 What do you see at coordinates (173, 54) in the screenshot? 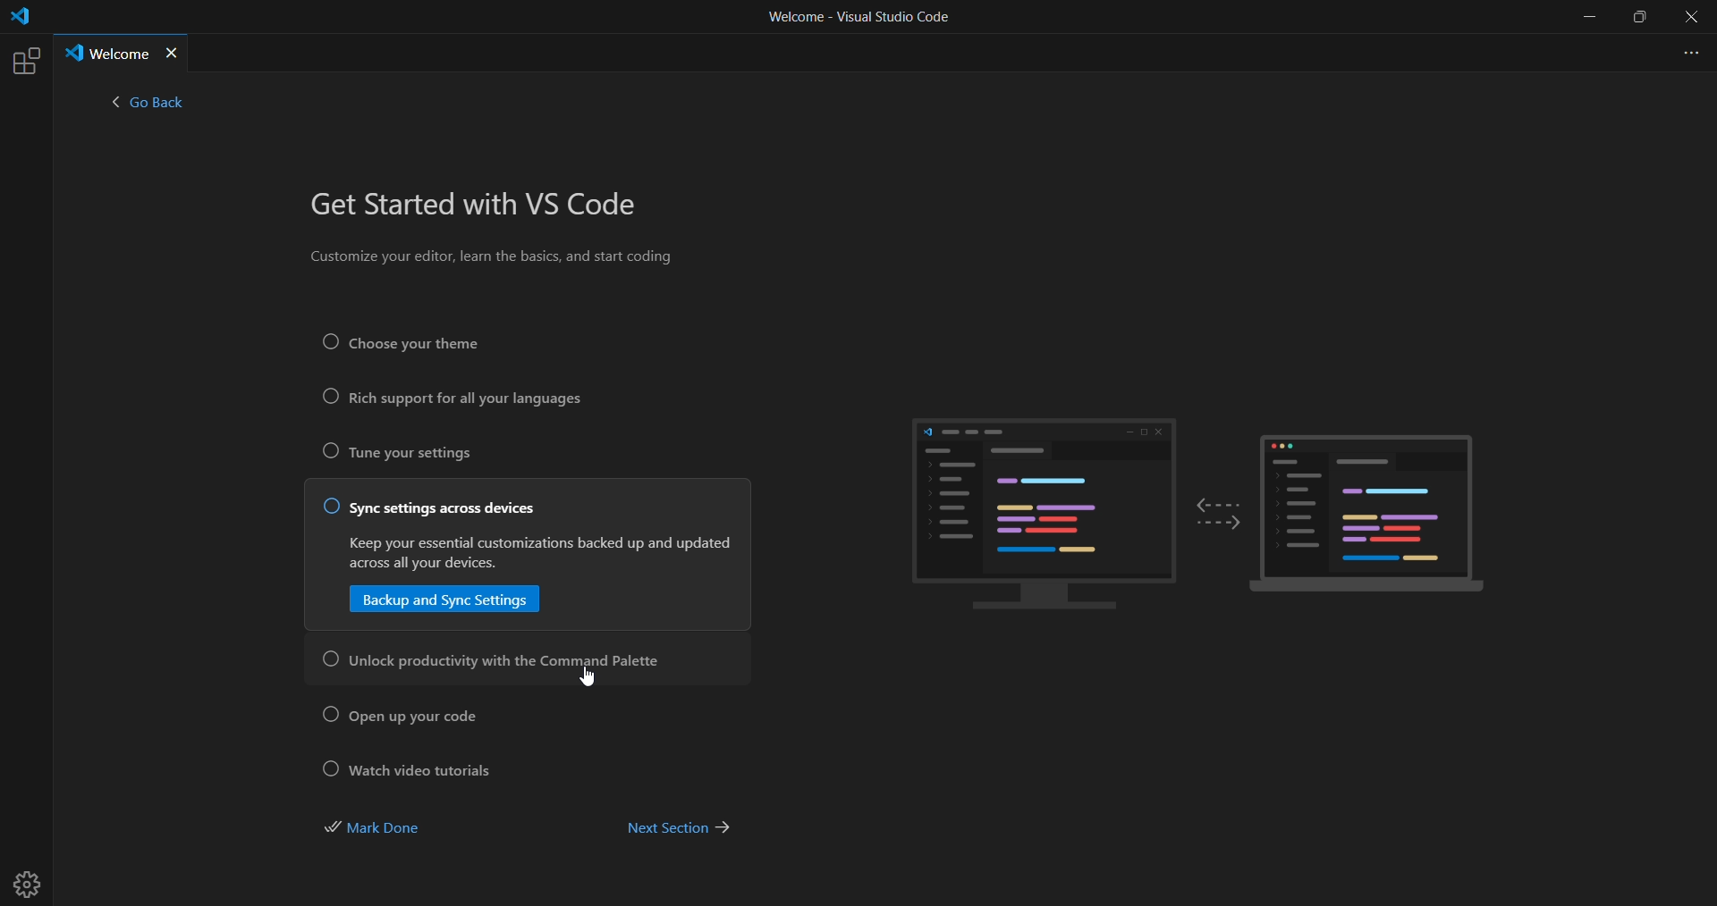
I see `close tab` at bounding box center [173, 54].